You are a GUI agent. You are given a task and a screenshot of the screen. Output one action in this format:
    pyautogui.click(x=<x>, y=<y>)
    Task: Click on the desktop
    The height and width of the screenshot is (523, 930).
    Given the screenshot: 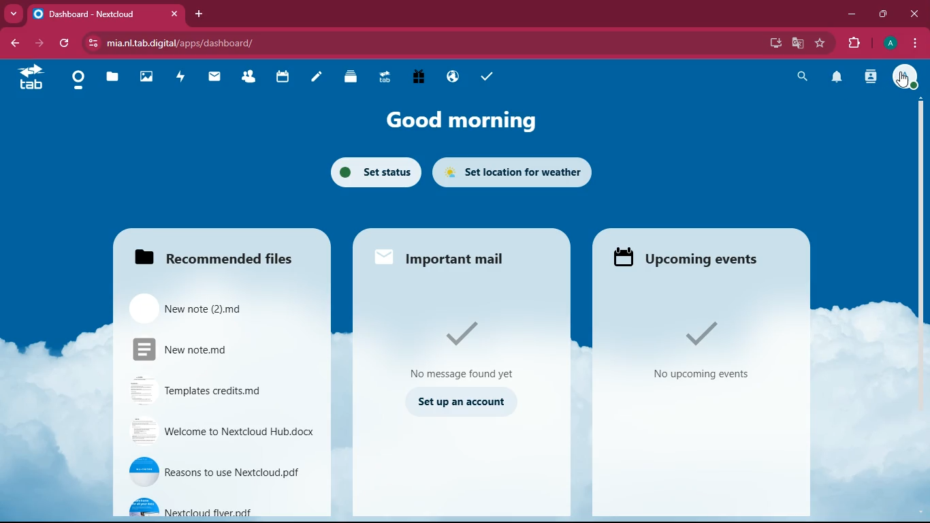 What is the action you would take?
    pyautogui.click(x=772, y=44)
    